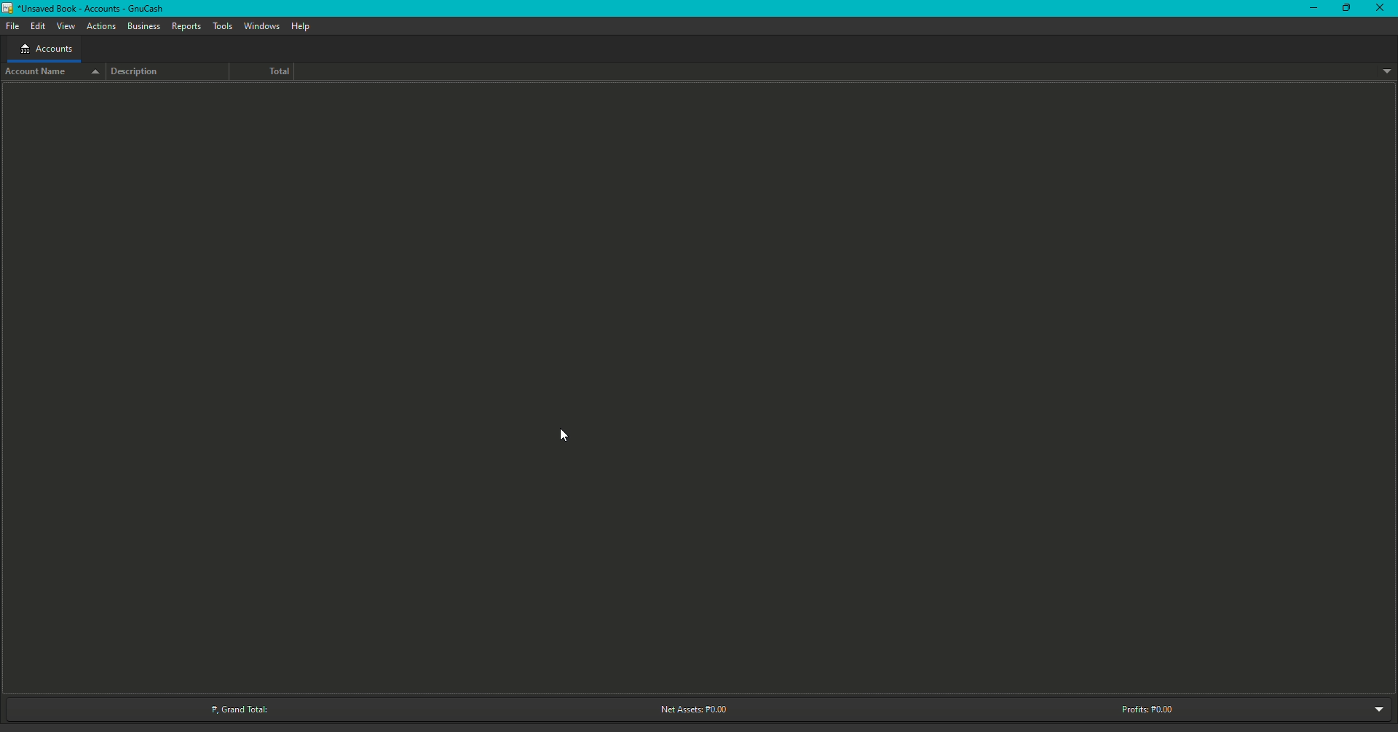 The width and height of the screenshot is (1398, 732). I want to click on Accounts, so click(44, 49).